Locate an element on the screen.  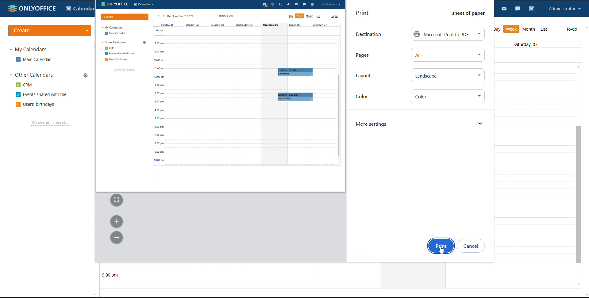
allday events is located at coordinates (536, 55).